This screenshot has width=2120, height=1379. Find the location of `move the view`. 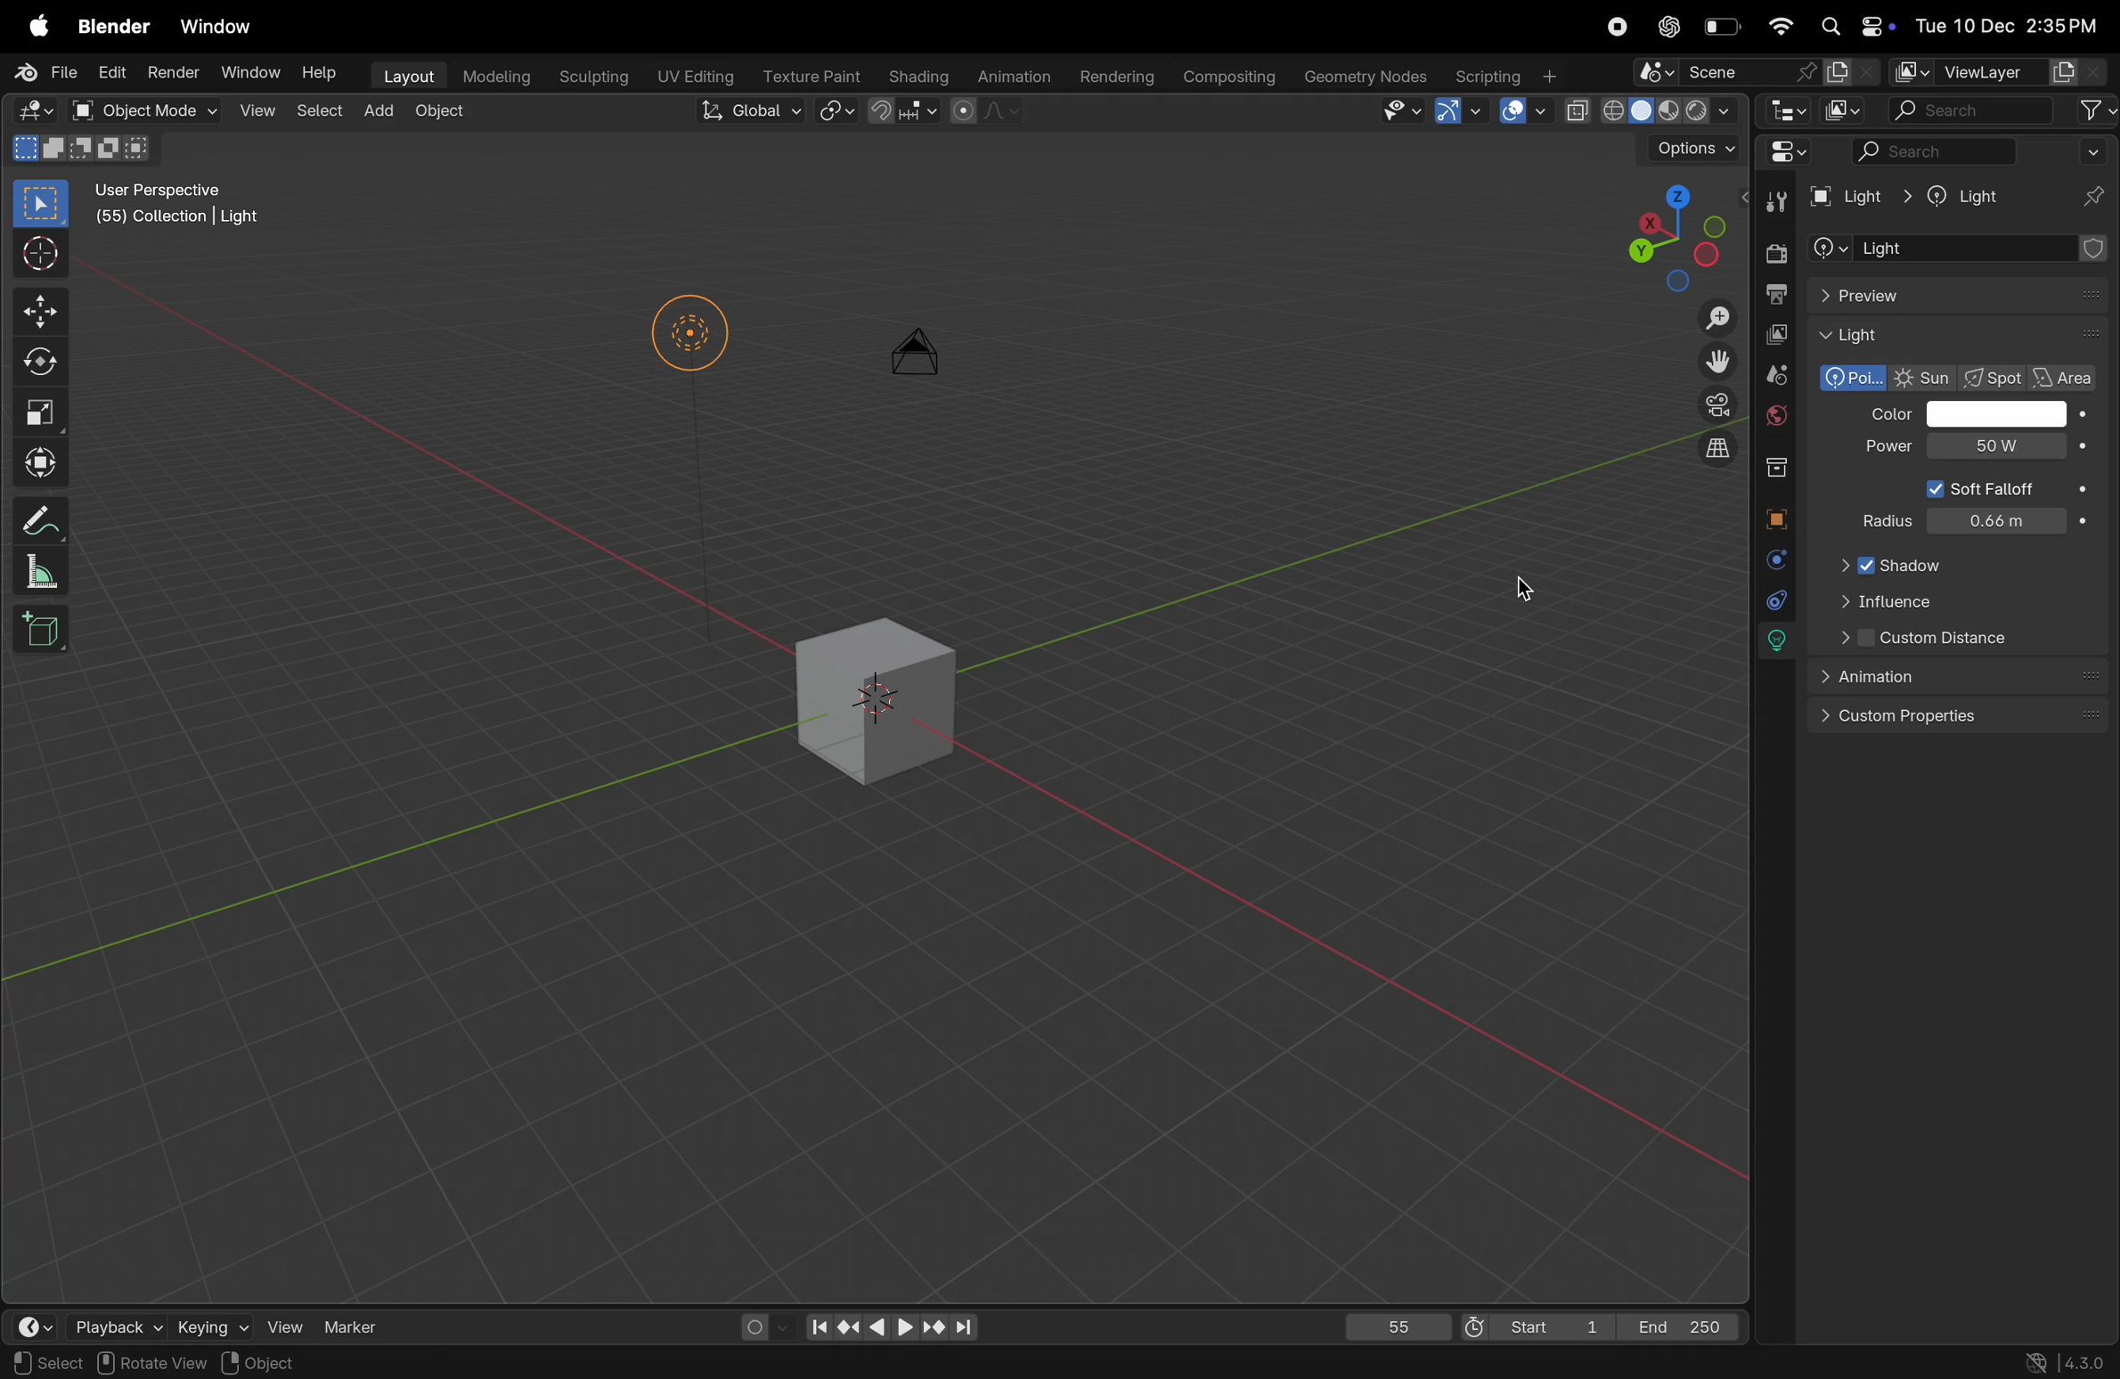

move the view is located at coordinates (1718, 363).